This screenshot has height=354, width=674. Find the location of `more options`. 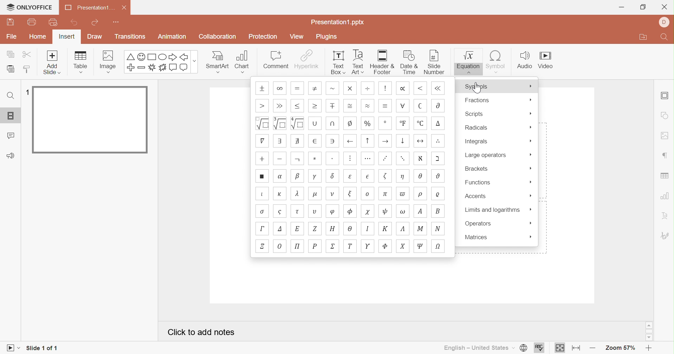

more options is located at coordinates (195, 63).